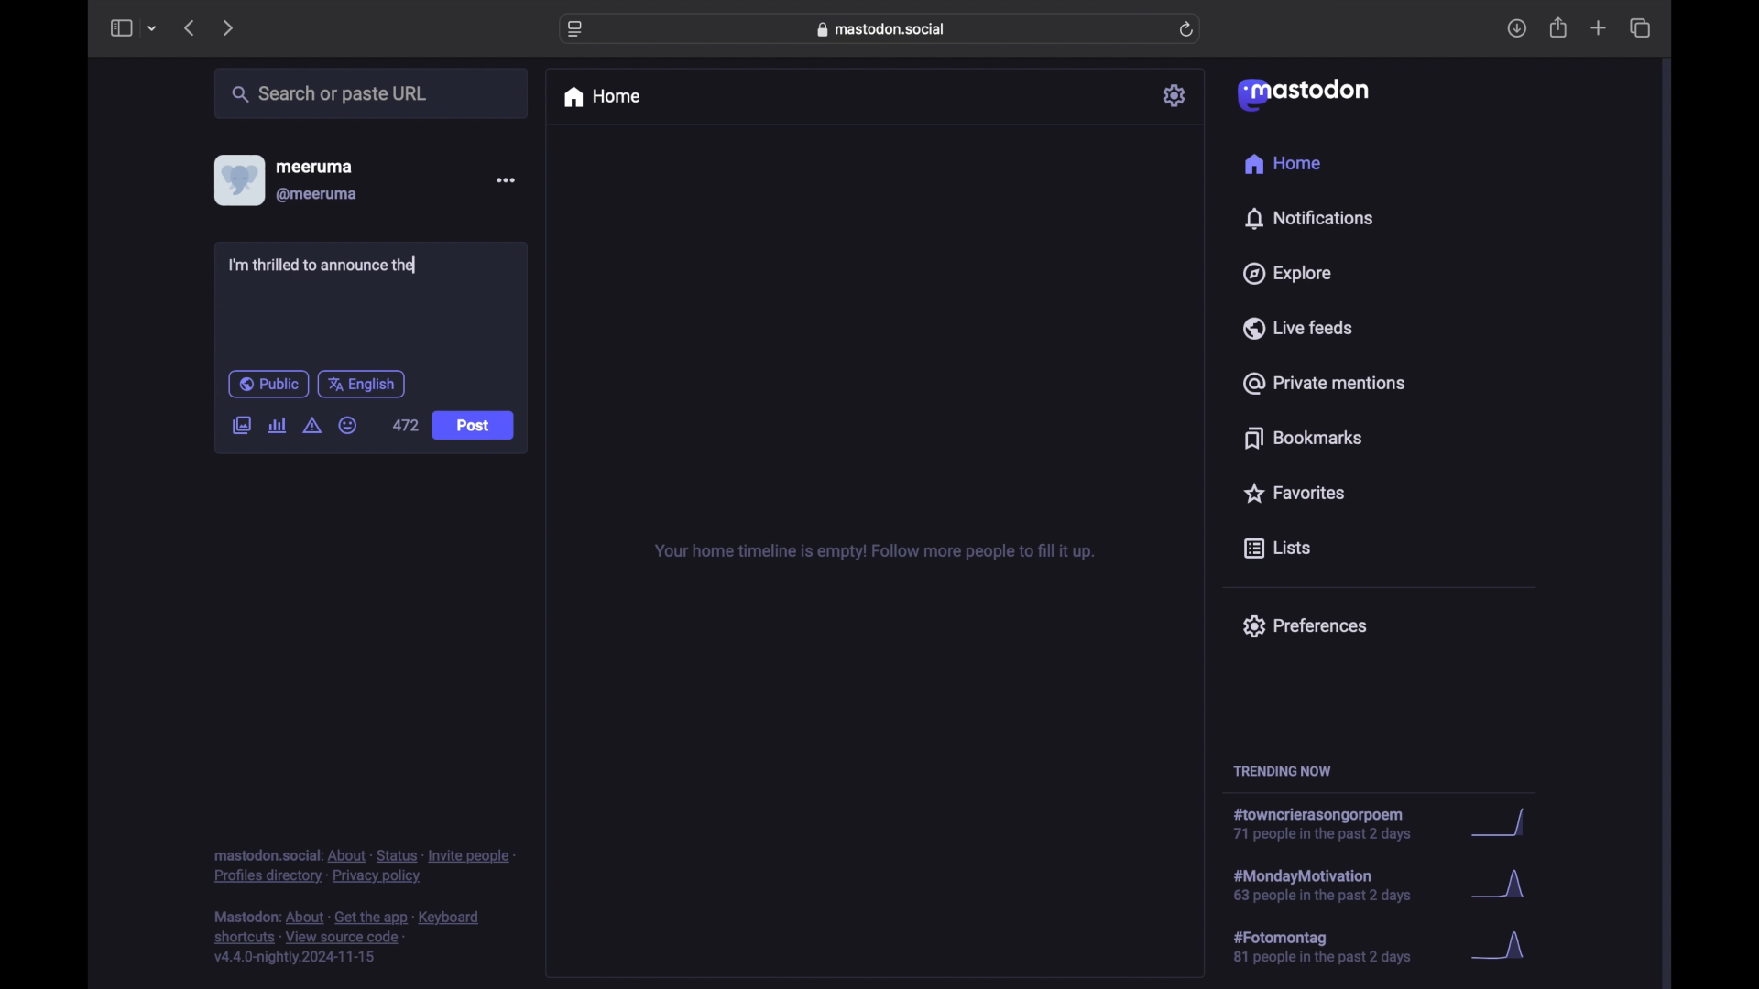  What do you see at coordinates (1294, 493) in the screenshot?
I see `favorites` at bounding box center [1294, 493].